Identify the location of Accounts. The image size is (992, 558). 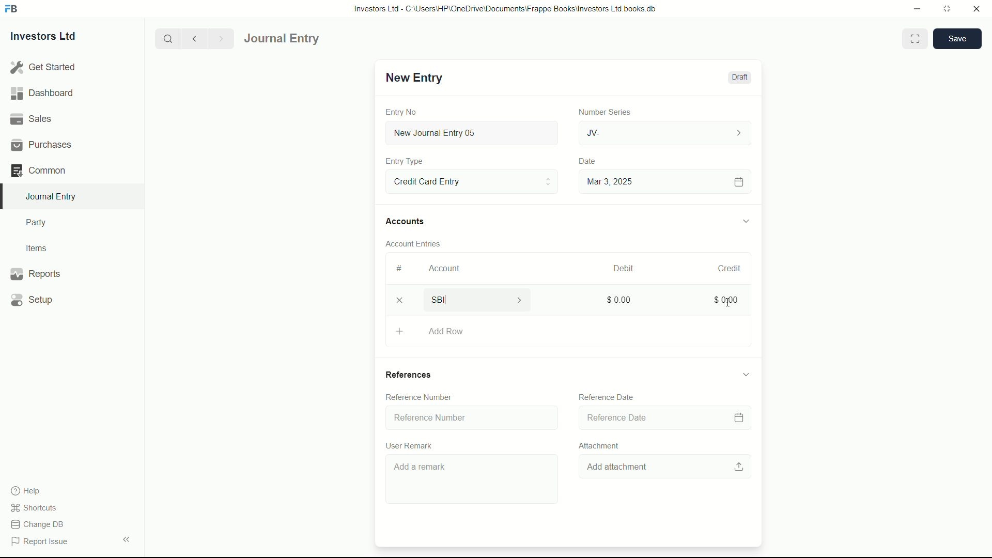
(407, 222).